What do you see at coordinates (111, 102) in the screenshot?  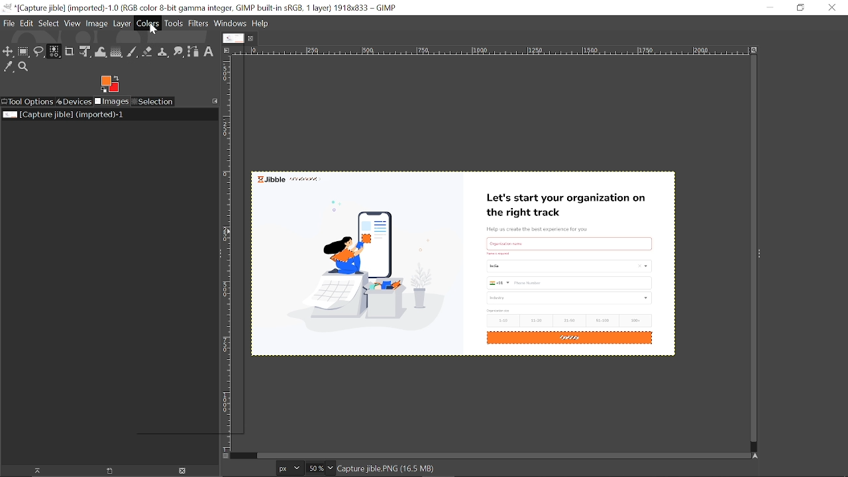 I see `Images` at bounding box center [111, 102].